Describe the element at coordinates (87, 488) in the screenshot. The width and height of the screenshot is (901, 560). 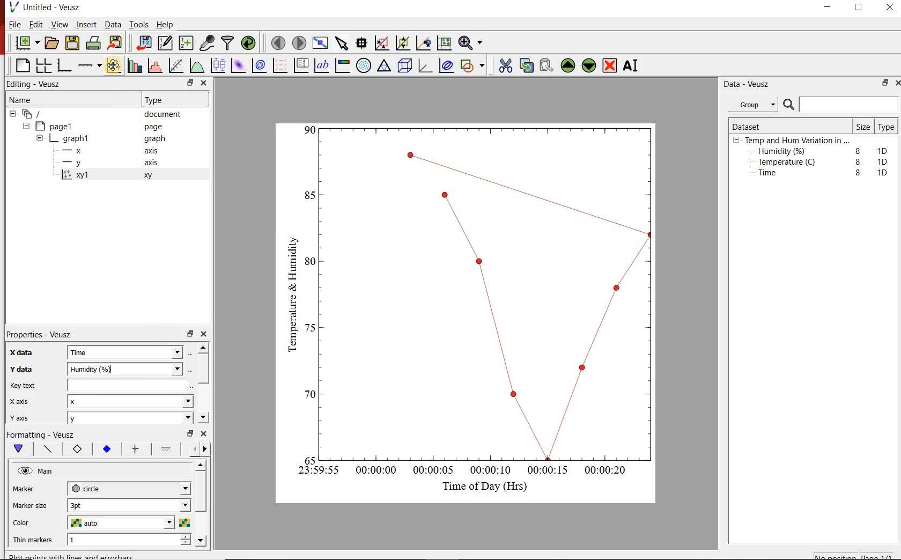
I see `circle` at that location.